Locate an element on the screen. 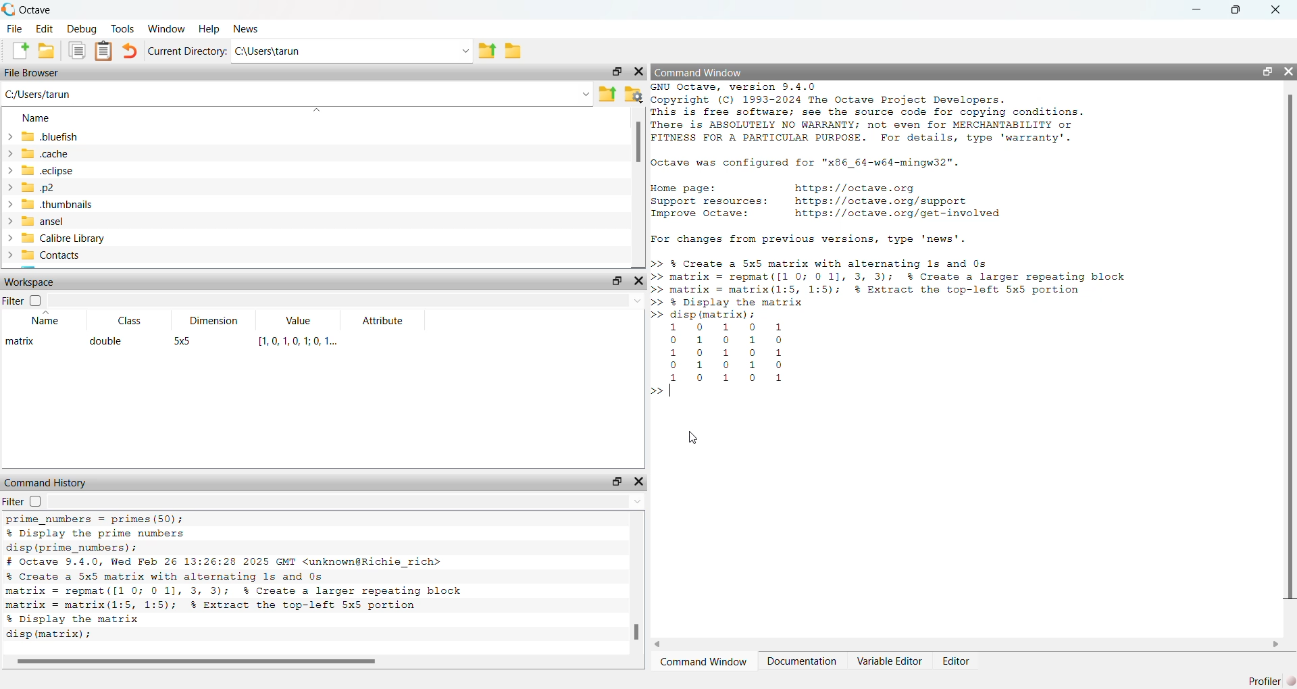 Image resolution: width=1297 pixels, height=689 pixels. Filter is located at coordinates (24, 300).